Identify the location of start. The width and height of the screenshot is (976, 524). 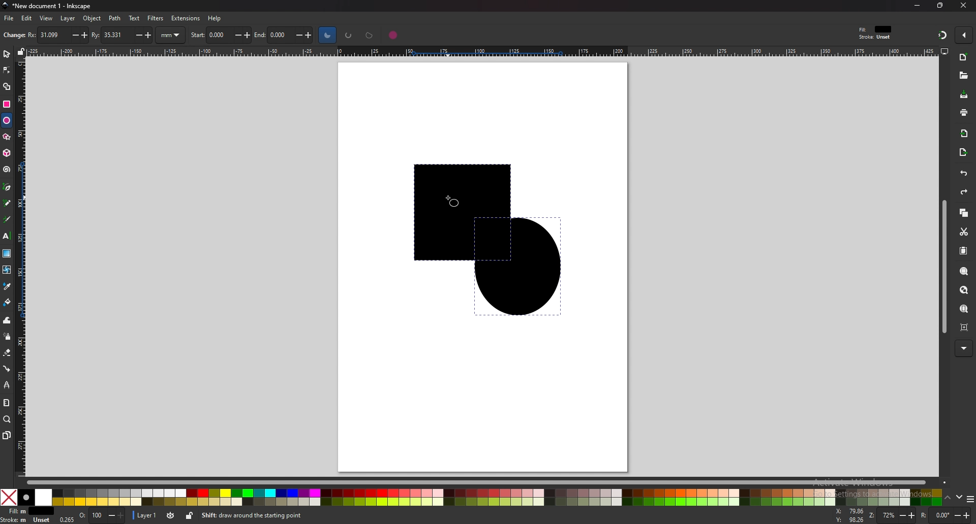
(221, 34).